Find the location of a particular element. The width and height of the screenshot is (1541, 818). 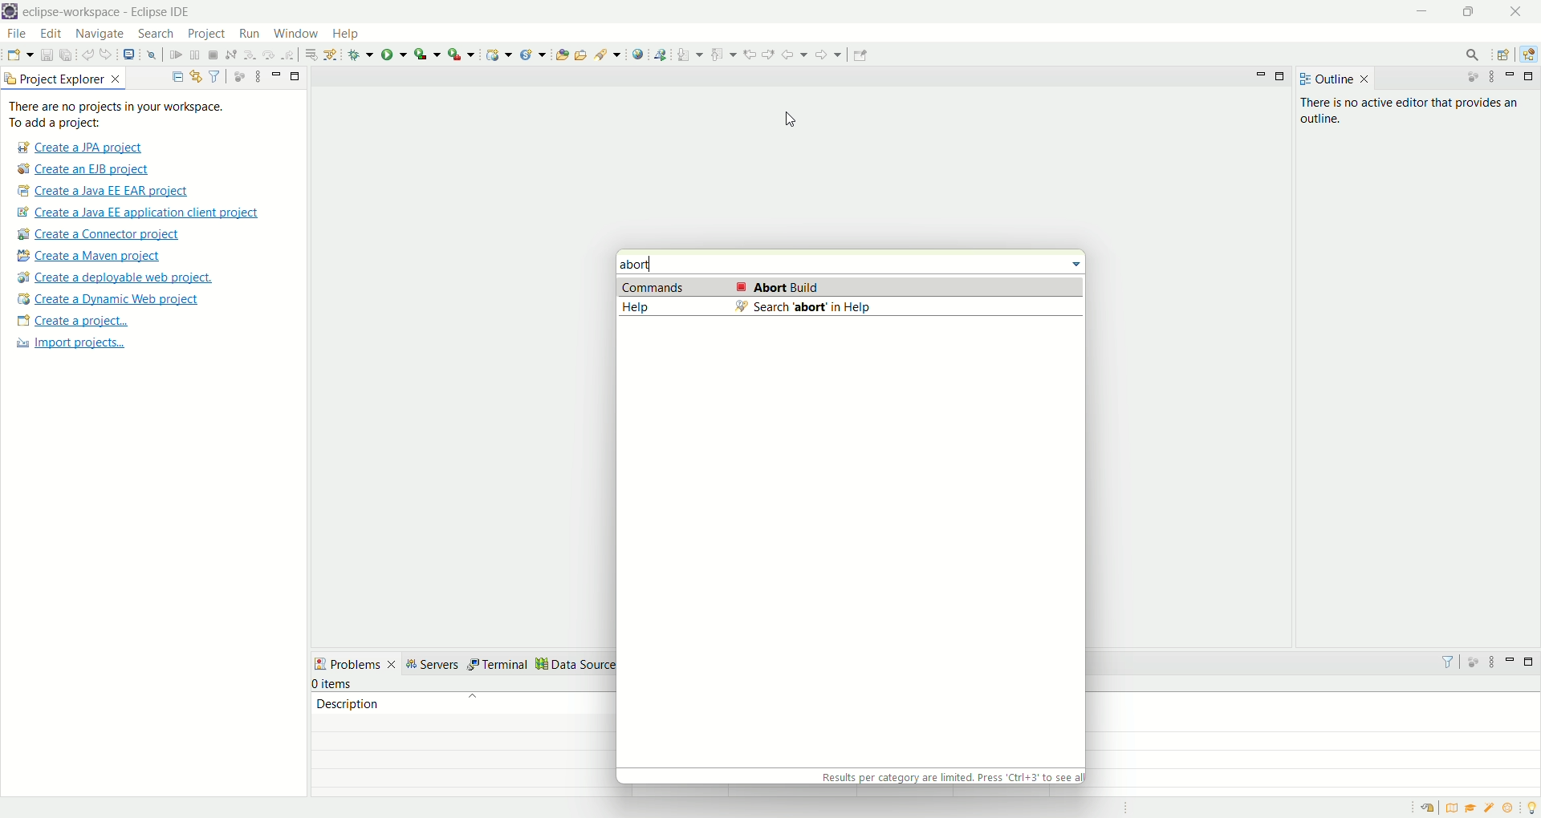

coverage is located at coordinates (427, 55).